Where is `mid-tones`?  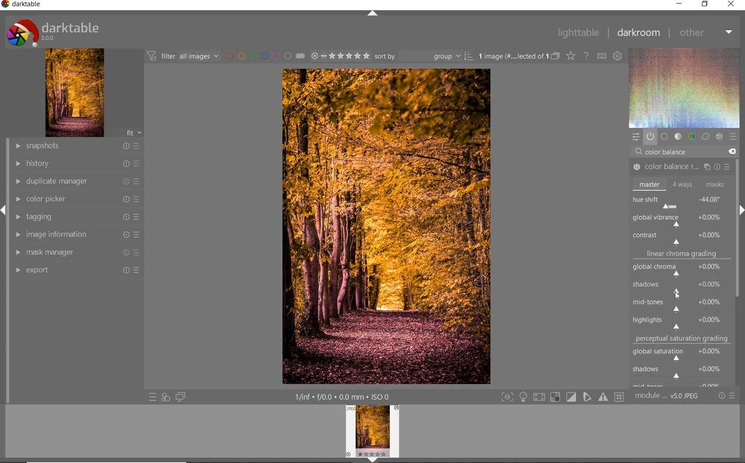 mid-tones is located at coordinates (679, 304).